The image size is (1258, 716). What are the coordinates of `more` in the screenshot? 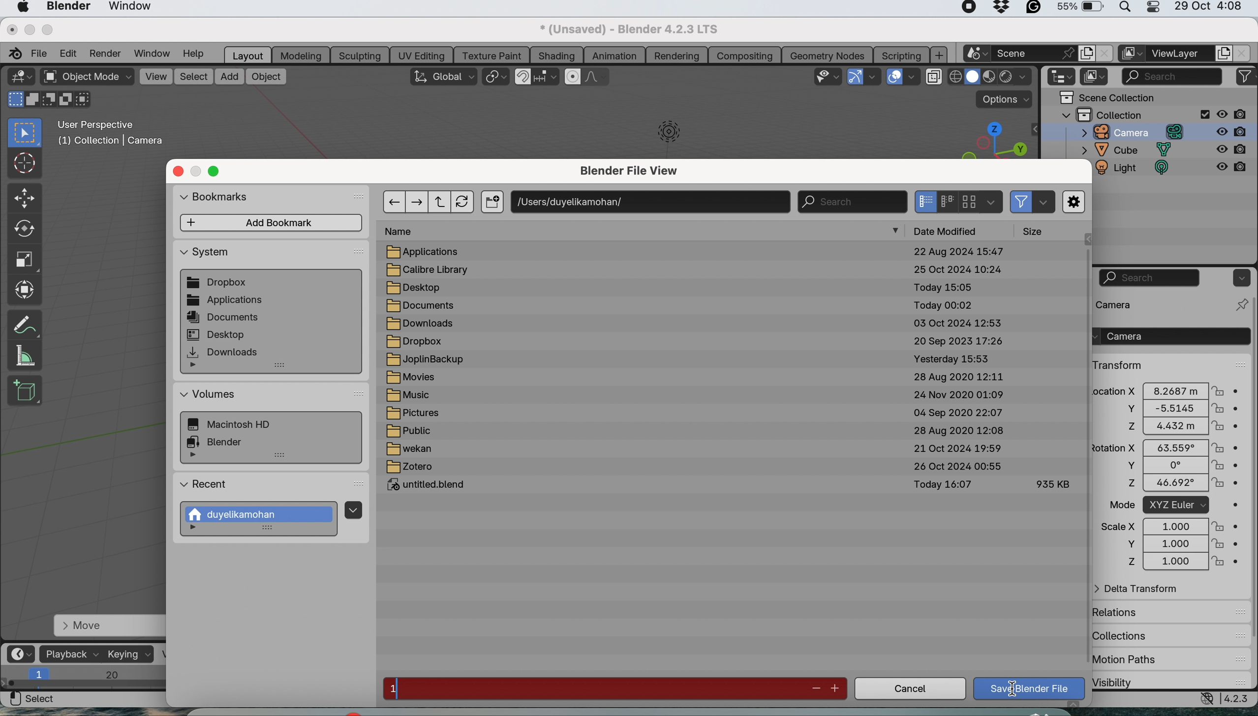 It's located at (897, 232).